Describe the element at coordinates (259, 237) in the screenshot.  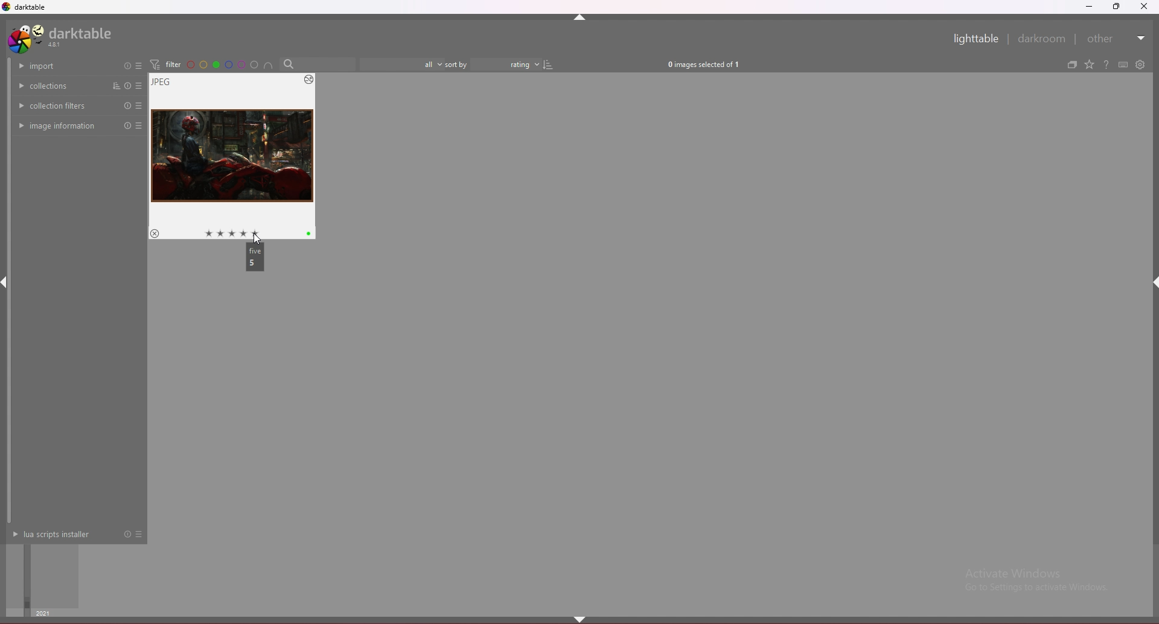
I see `cursor` at that location.